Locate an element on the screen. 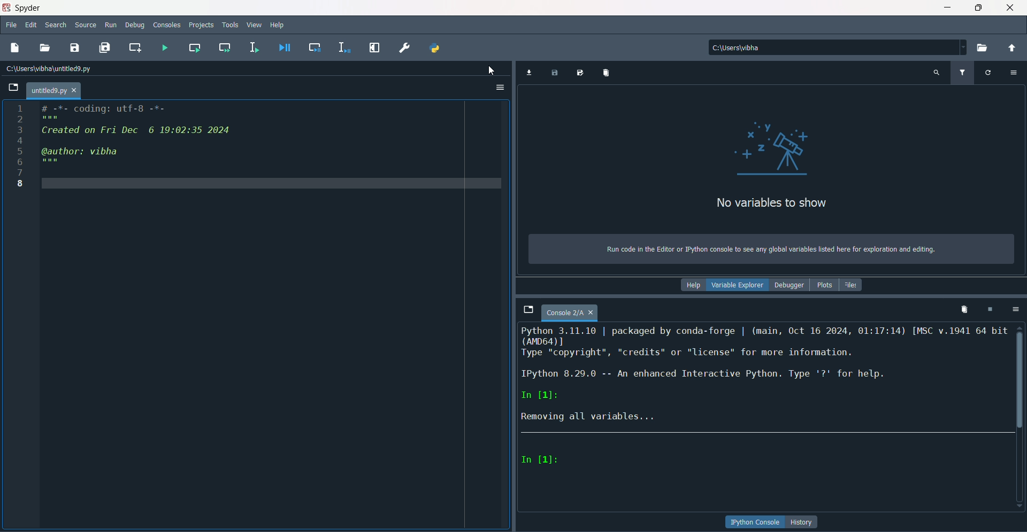 The image size is (1027, 532). tools is located at coordinates (232, 26).